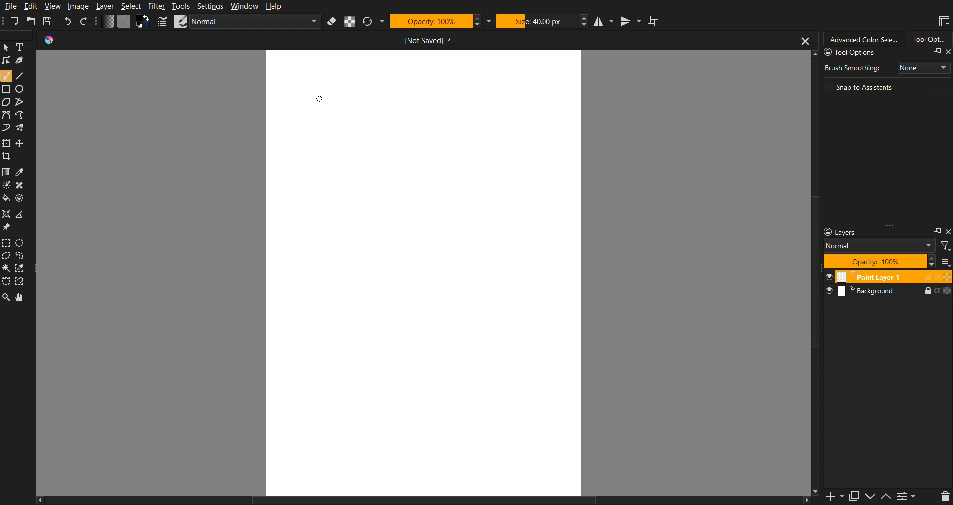 The width and height of the screenshot is (953, 505). What do you see at coordinates (49, 21) in the screenshot?
I see `Save` at bounding box center [49, 21].